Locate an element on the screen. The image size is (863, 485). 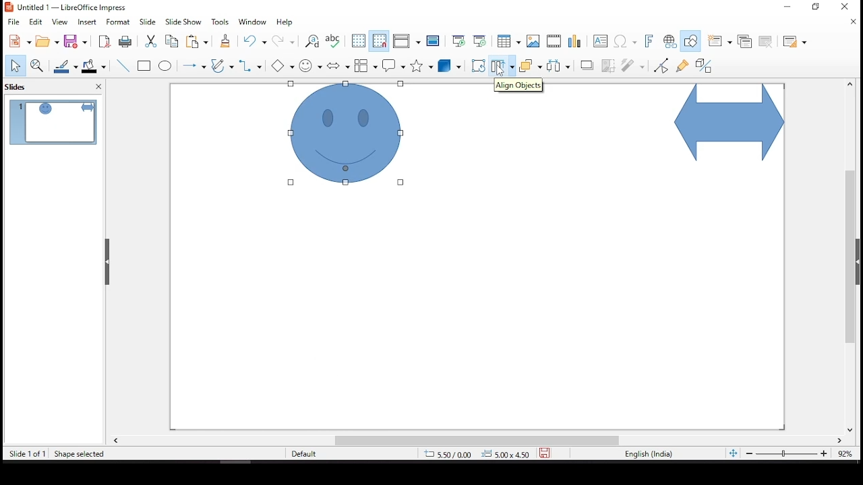
toggle extrusion is located at coordinates (703, 67).